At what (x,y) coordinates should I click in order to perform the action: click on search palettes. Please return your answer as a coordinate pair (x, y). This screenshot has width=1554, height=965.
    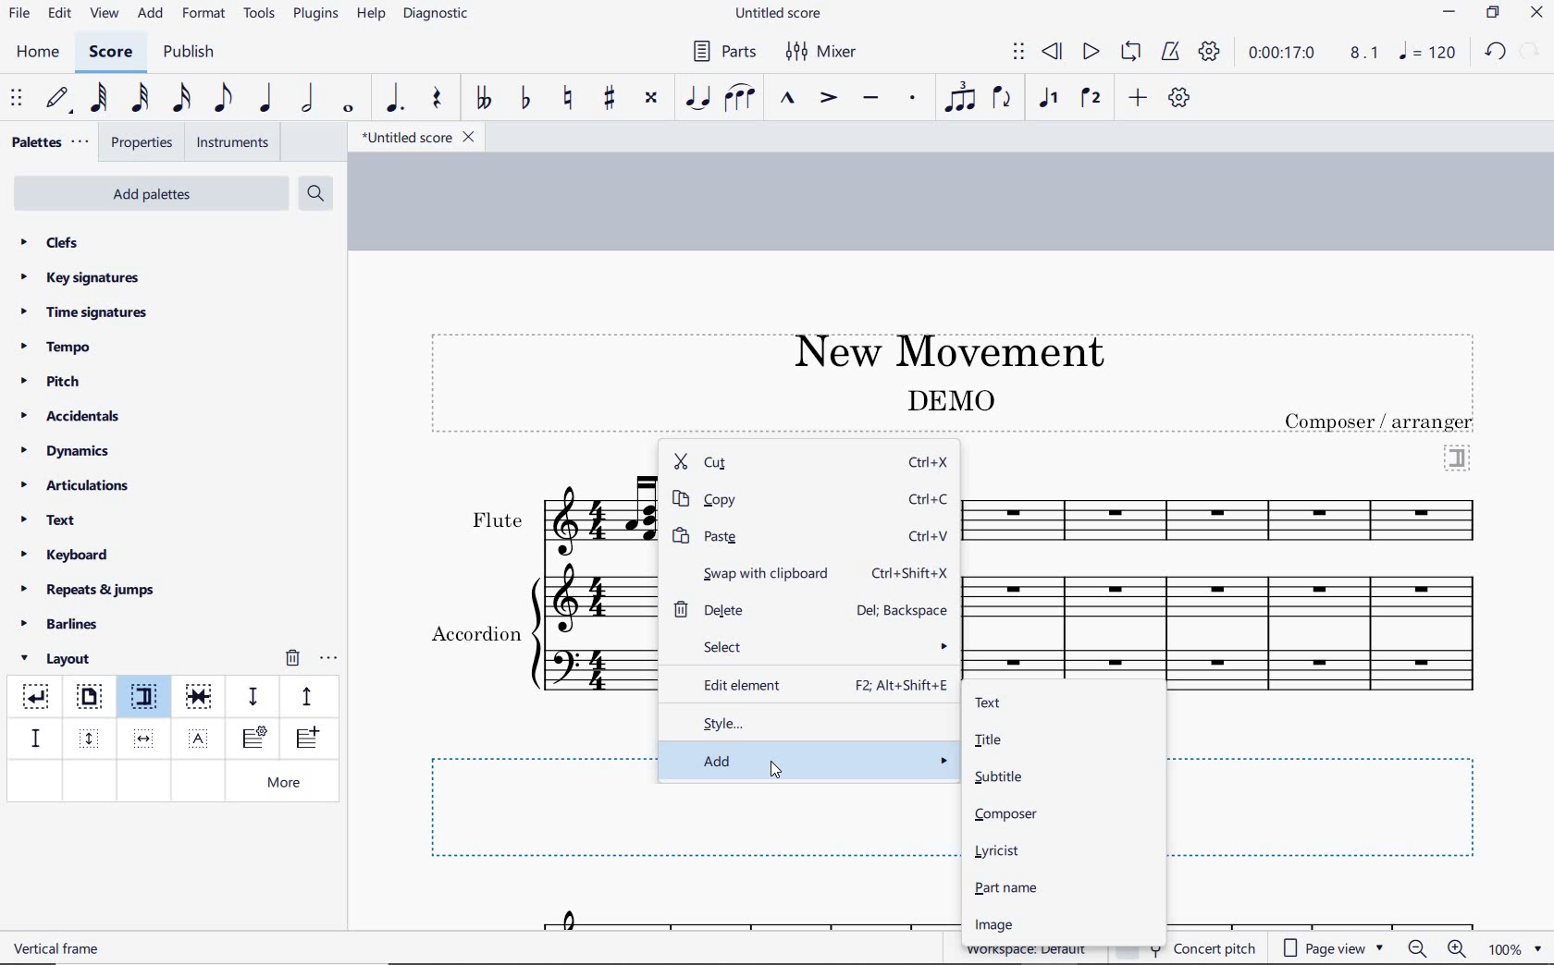
    Looking at the image, I should click on (314, 194).